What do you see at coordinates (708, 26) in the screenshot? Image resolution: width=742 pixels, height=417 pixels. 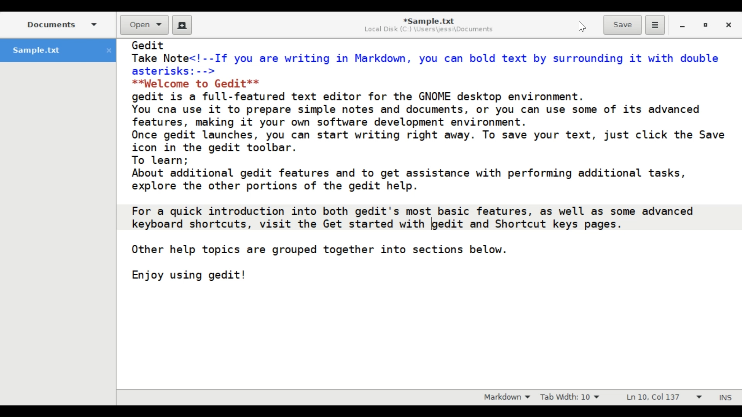 I see `Restore` at bounding box center [708, 26].